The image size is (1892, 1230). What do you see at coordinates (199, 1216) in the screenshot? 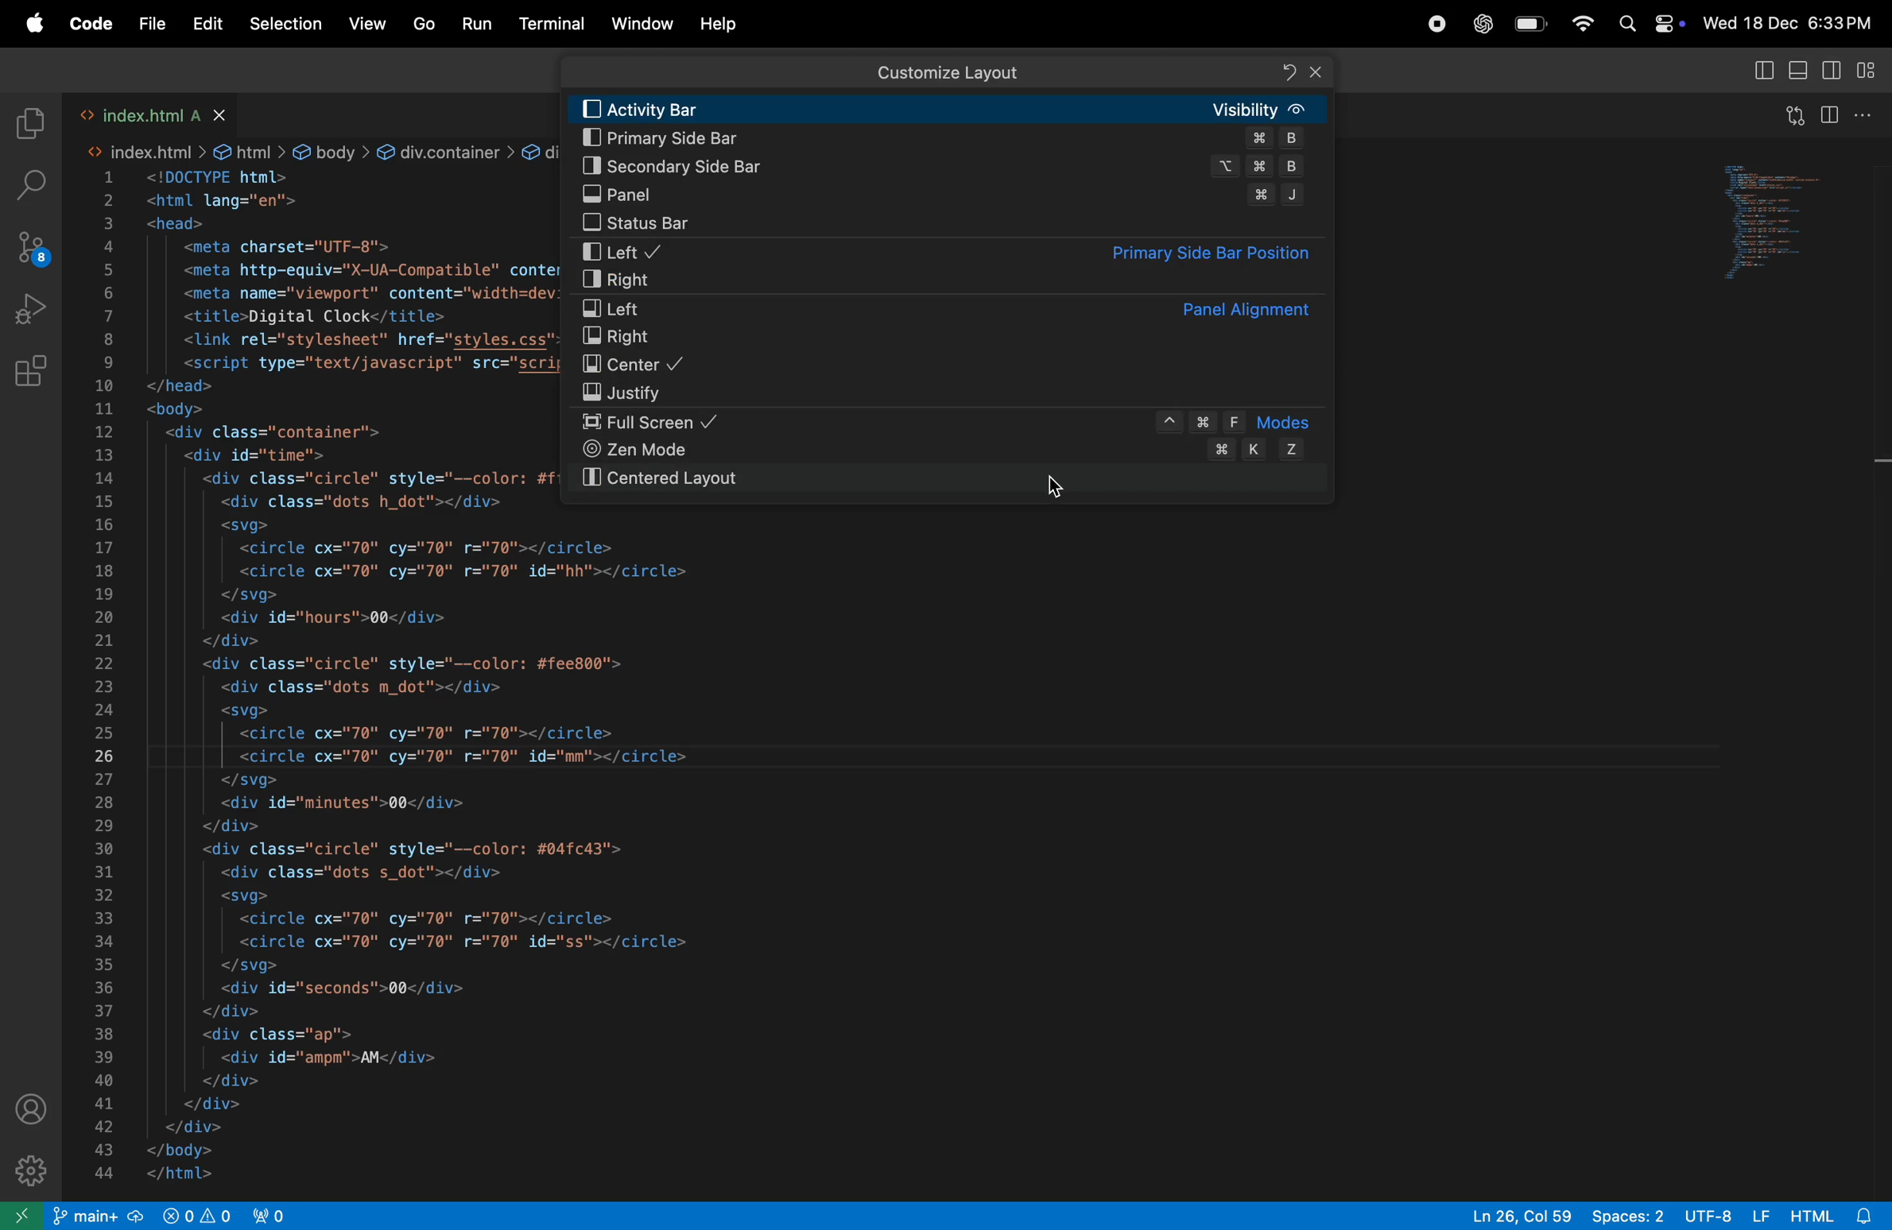
I see `view port` at bounding box center [199, 1216].